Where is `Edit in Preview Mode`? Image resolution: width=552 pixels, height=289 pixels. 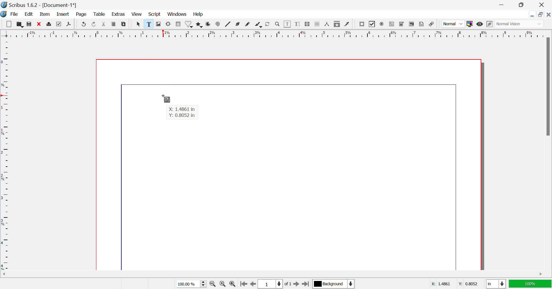
Edit in Preview Mode is located at coordinates (490, 25).